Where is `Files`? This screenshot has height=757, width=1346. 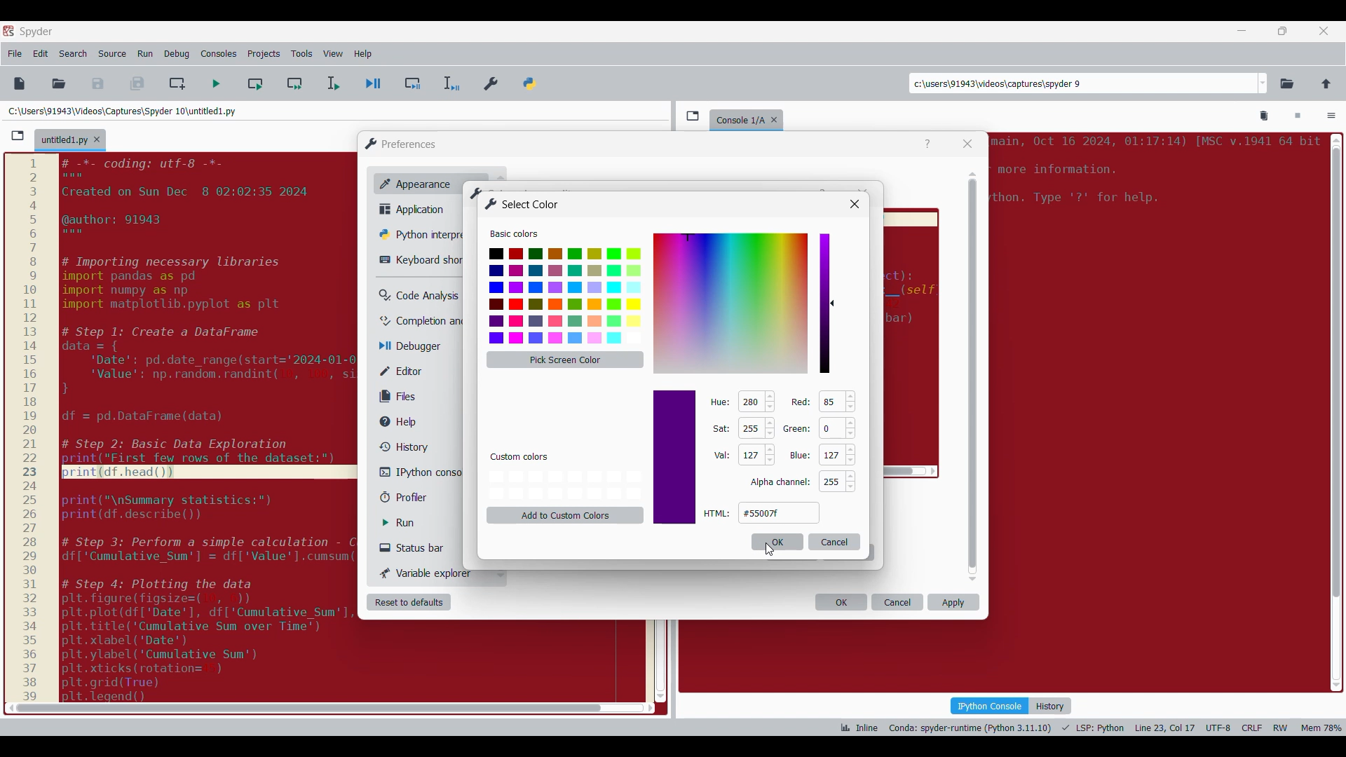
Files is located at coordinates (401, 396).